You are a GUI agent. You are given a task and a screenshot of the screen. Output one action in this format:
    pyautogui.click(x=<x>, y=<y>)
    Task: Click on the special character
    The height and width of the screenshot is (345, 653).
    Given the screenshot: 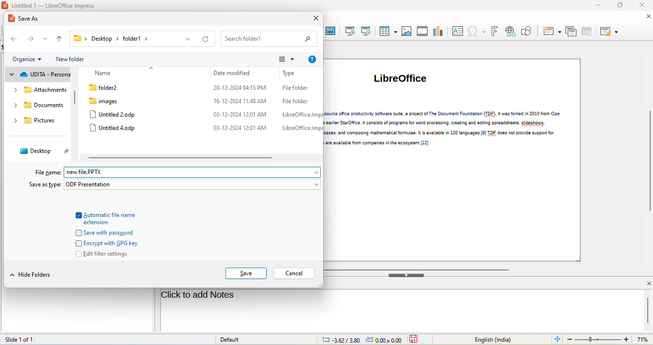 What is the action you would take?
    pyautogui.click(x=476, y=32)
    